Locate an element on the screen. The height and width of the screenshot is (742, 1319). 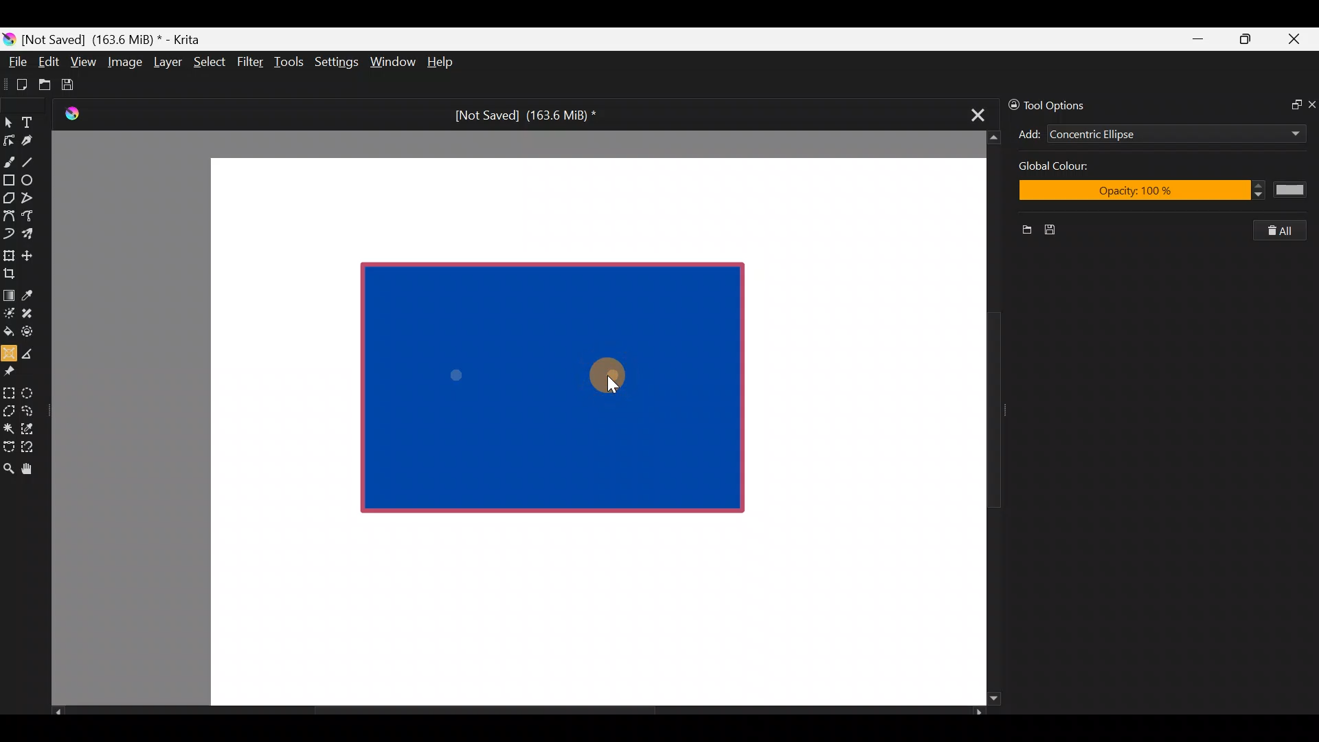
Select is located at coordinates (210, 60).